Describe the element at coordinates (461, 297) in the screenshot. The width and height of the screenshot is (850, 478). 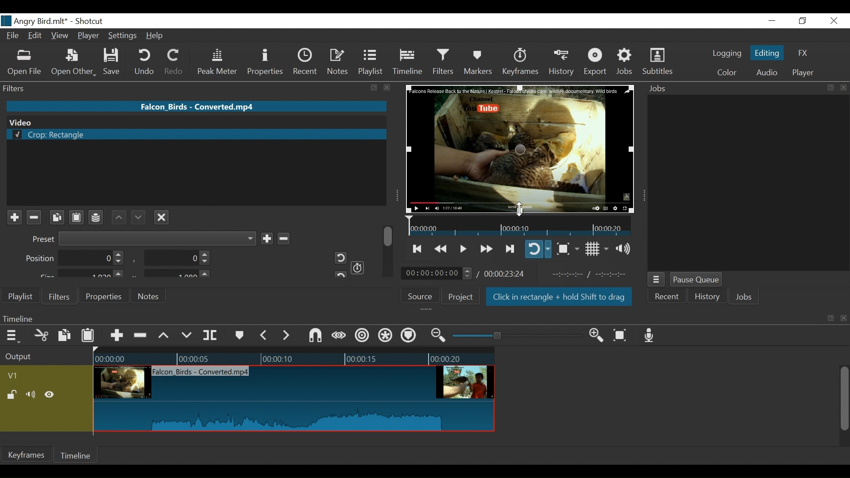
I see `Project` at that location.